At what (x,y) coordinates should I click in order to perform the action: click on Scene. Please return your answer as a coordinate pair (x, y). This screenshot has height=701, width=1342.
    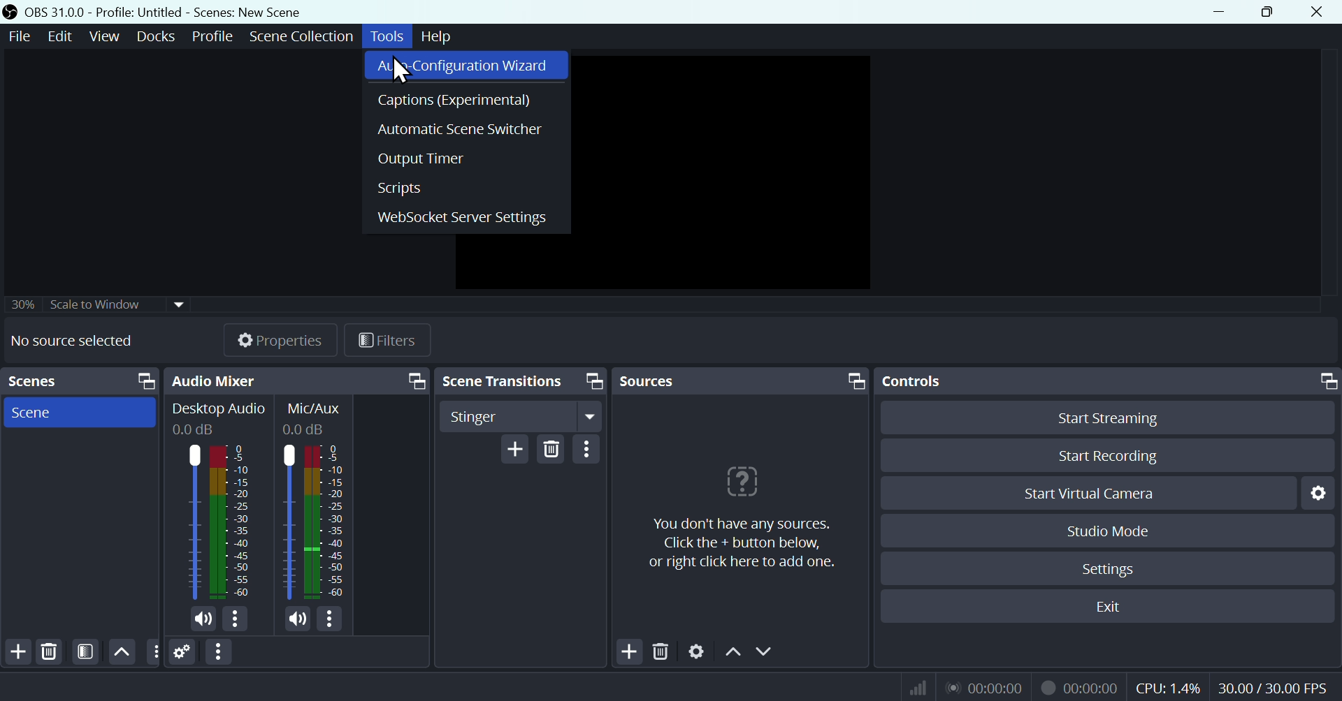
    Looking at the image, I should click on (79, 412).